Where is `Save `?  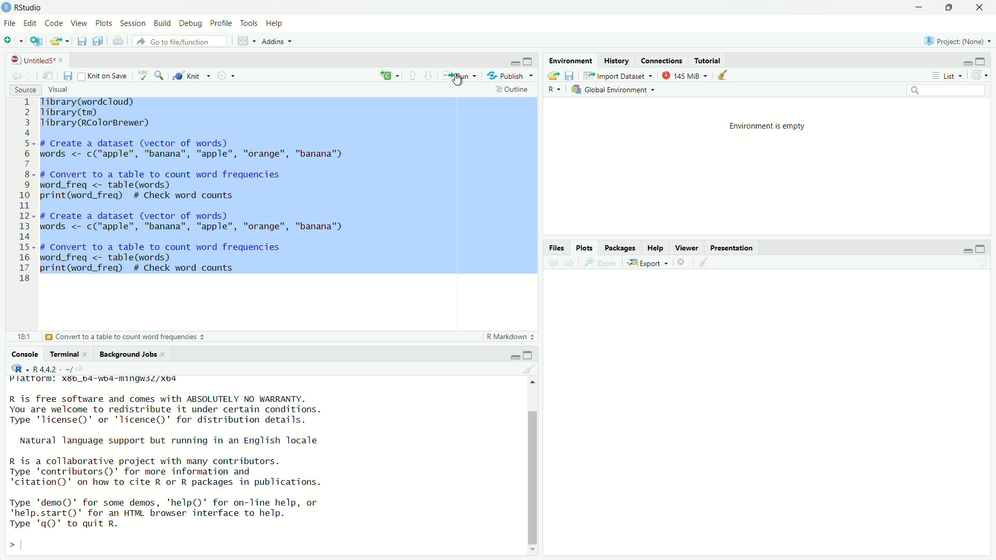
Save  is located at coordinates (570, 76).